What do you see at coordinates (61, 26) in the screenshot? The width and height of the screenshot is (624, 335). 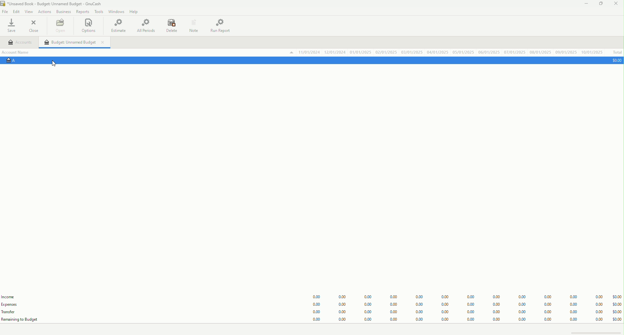 I see `Open` at bounding box center [61, 26].